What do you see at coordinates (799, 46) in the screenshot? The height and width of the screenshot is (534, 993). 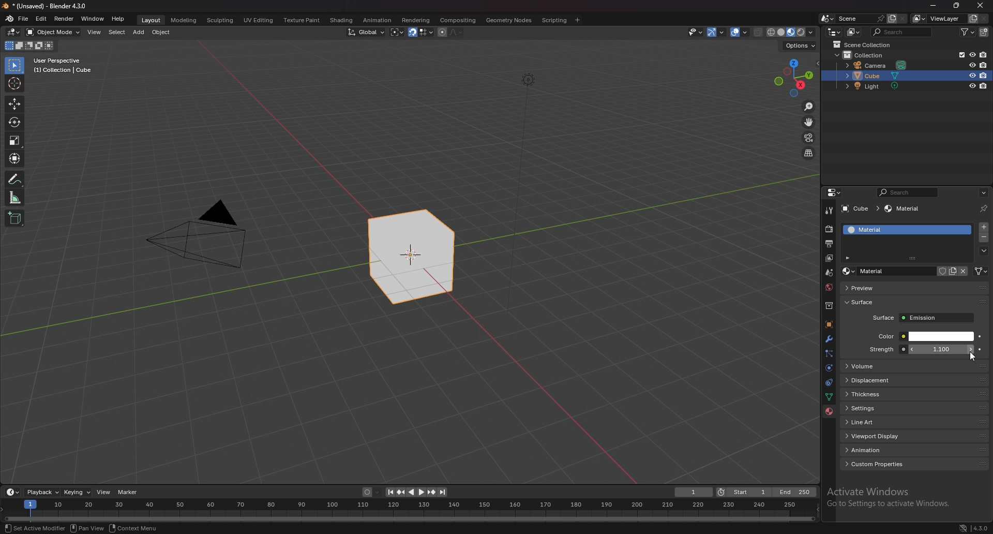 I see `options` at bounding box center [799, 46].